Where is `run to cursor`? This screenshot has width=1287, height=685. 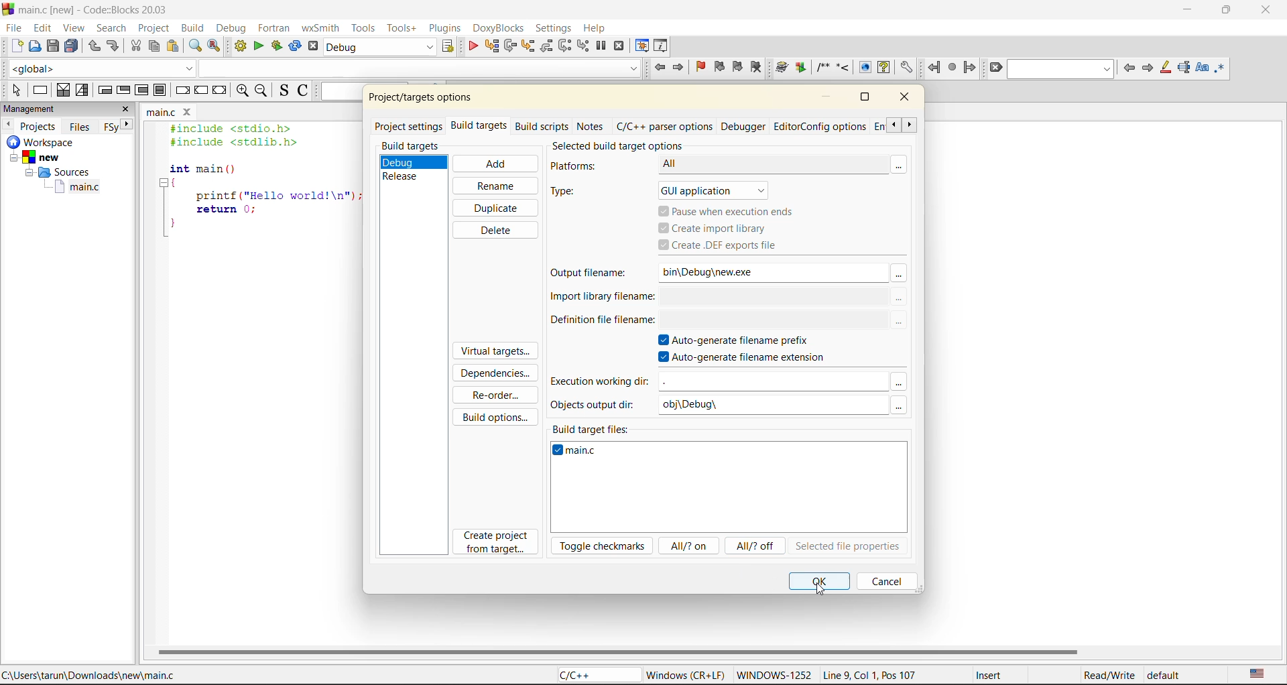
run to cursor is located at coordinates (491, 45).